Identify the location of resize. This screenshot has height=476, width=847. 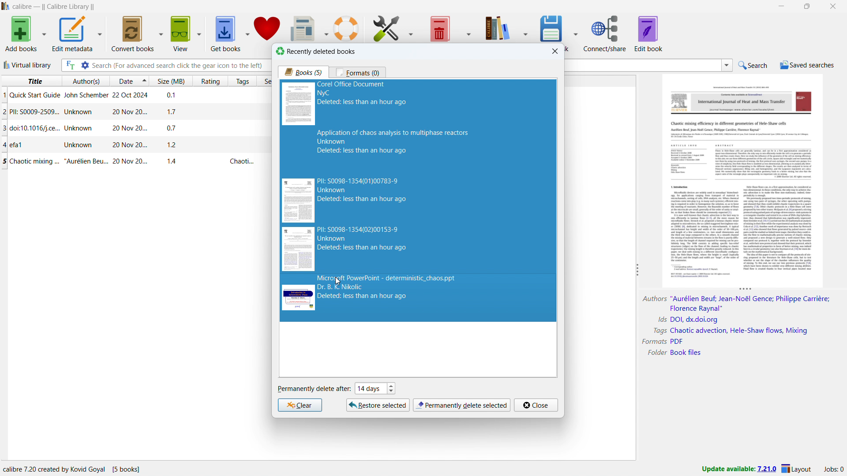
(636, 270).